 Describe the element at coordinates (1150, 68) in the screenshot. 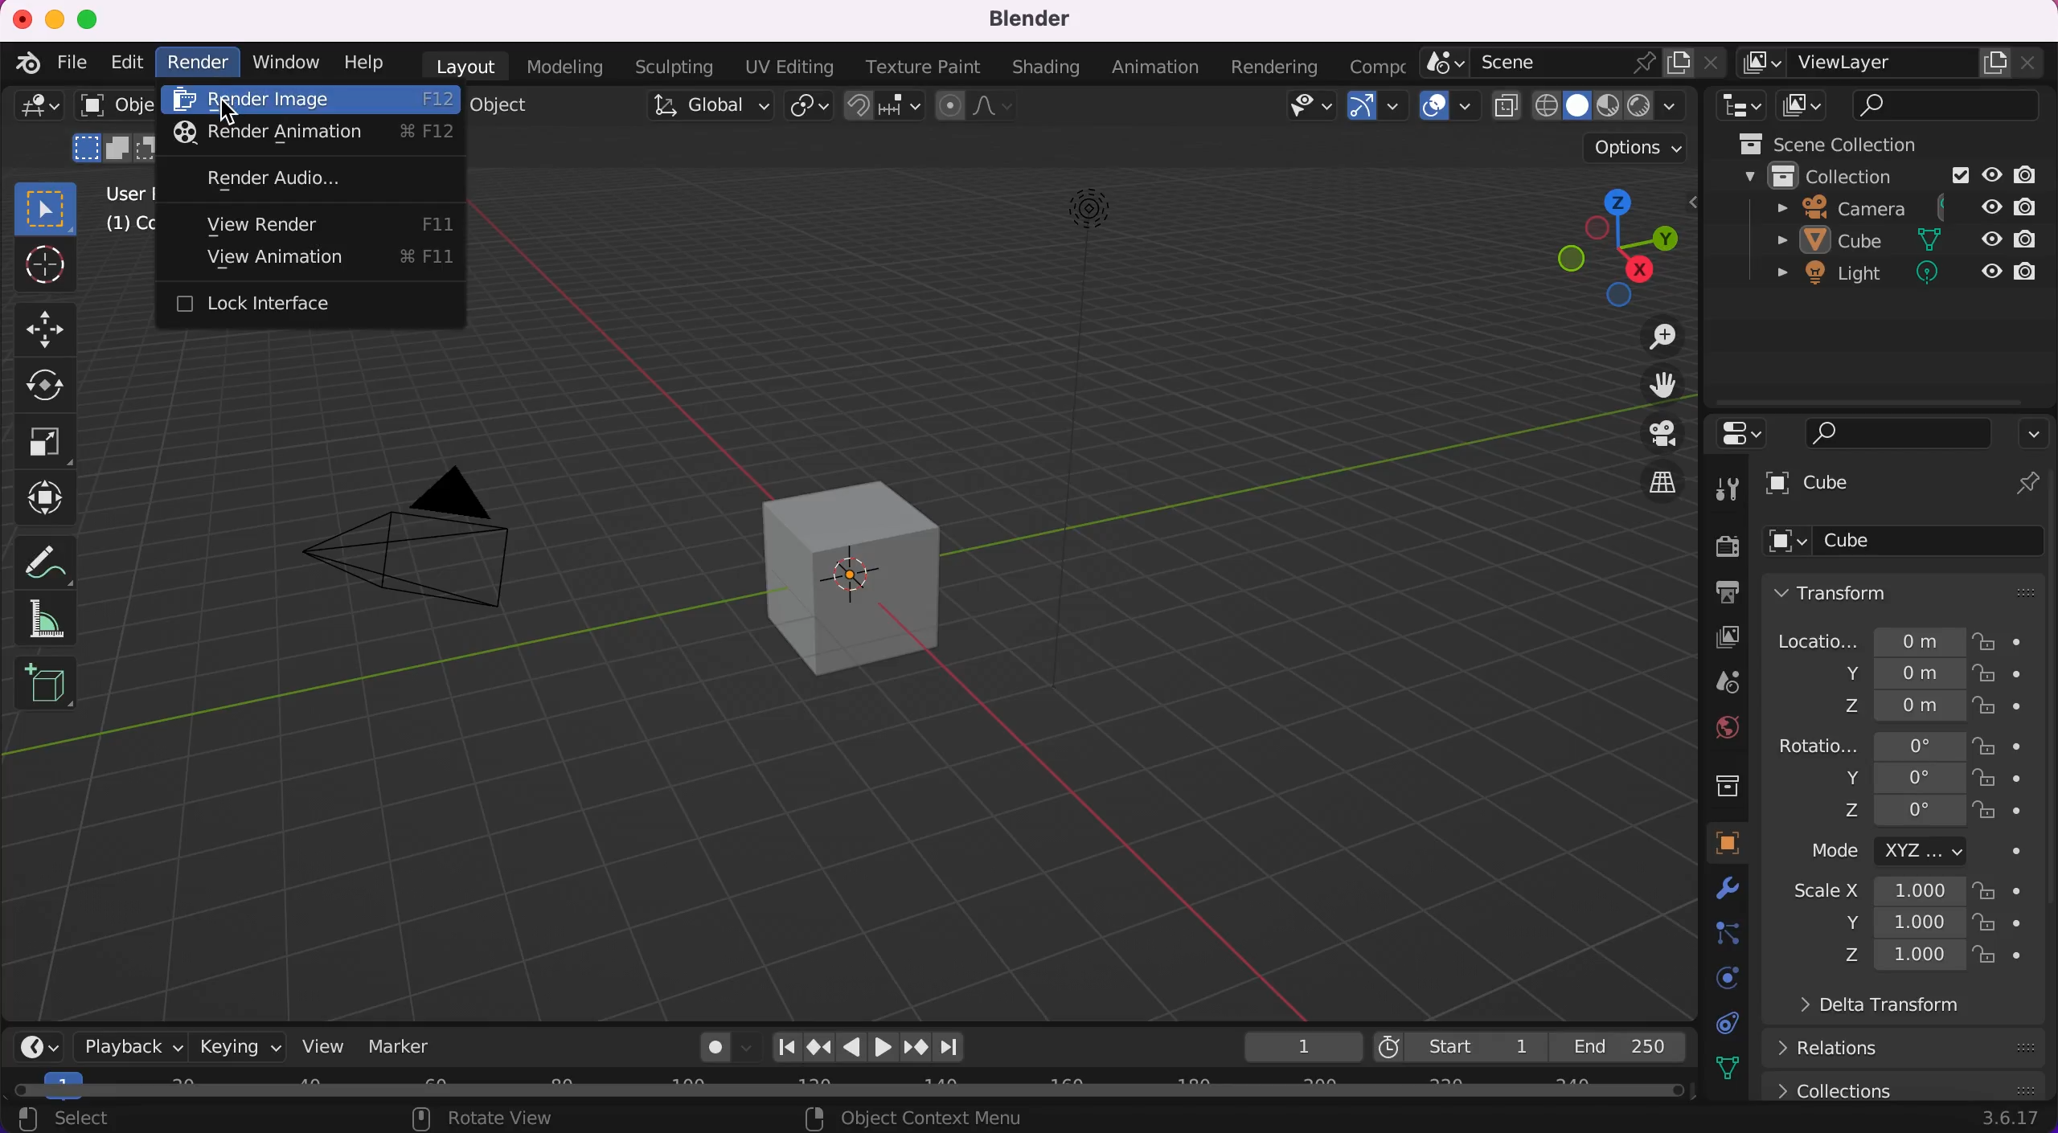

I see `animation` at that location.